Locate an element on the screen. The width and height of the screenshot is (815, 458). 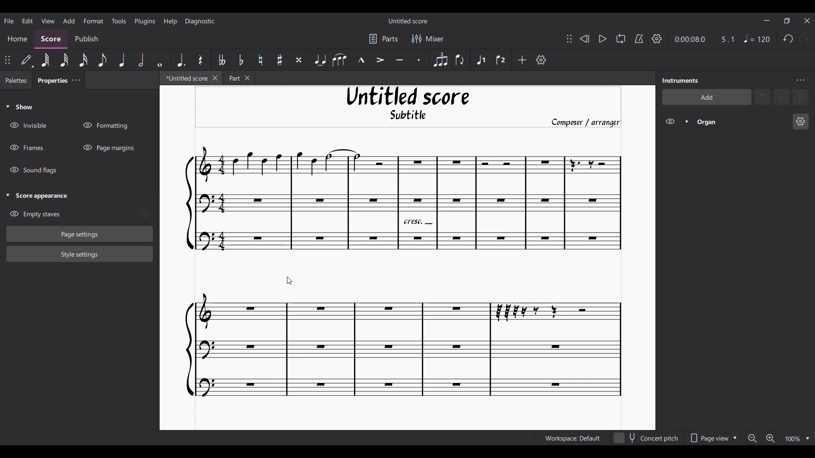
Help menu is located at coordinates (170, 21).